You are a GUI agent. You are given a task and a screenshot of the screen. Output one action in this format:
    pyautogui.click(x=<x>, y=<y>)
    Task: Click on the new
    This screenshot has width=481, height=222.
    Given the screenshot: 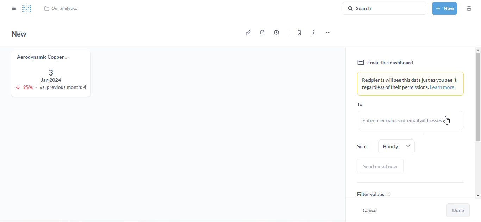 What is the action you would take?
    pyautogui.click(x=445, y=8)
    